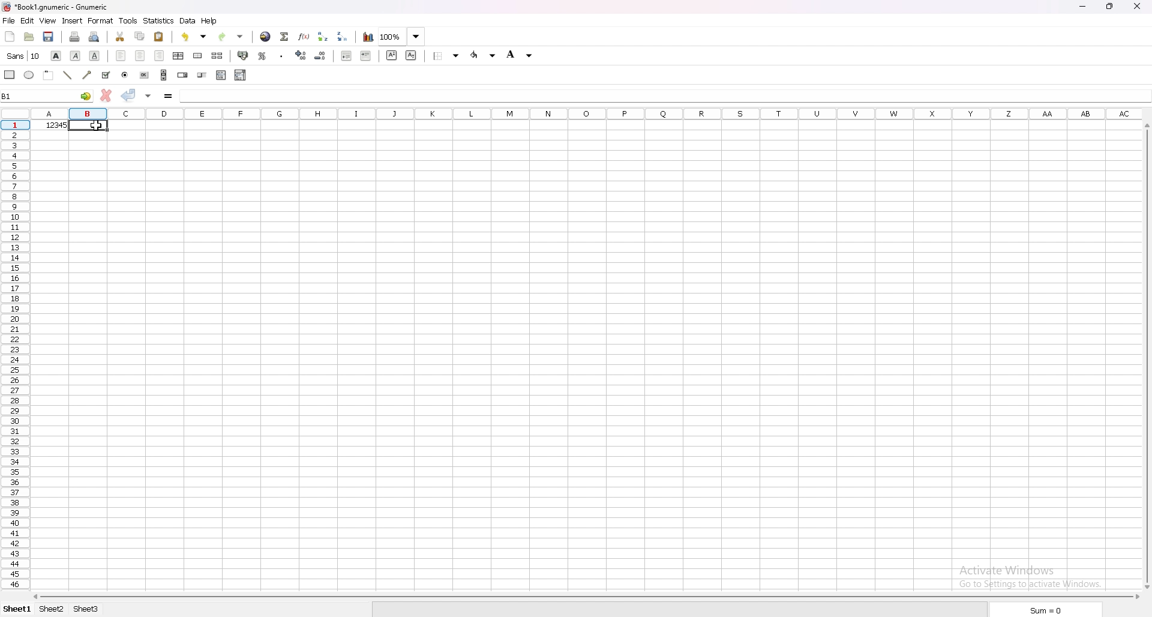 Image resolution: width=1152 pixels, height=617 pixels. What do you see at coordinates (521, 54) in the screenshot?
I see `background` at bounding box center [521, 54].